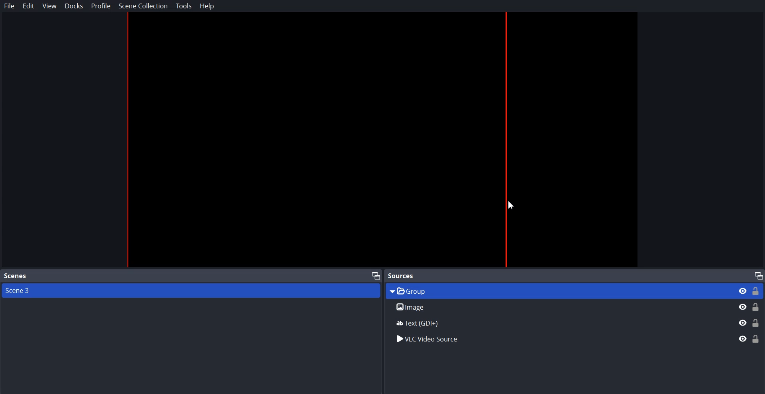  Describe the element at coordinates (143, 6) in the screenshot. I see `Scene Collection` at that location.